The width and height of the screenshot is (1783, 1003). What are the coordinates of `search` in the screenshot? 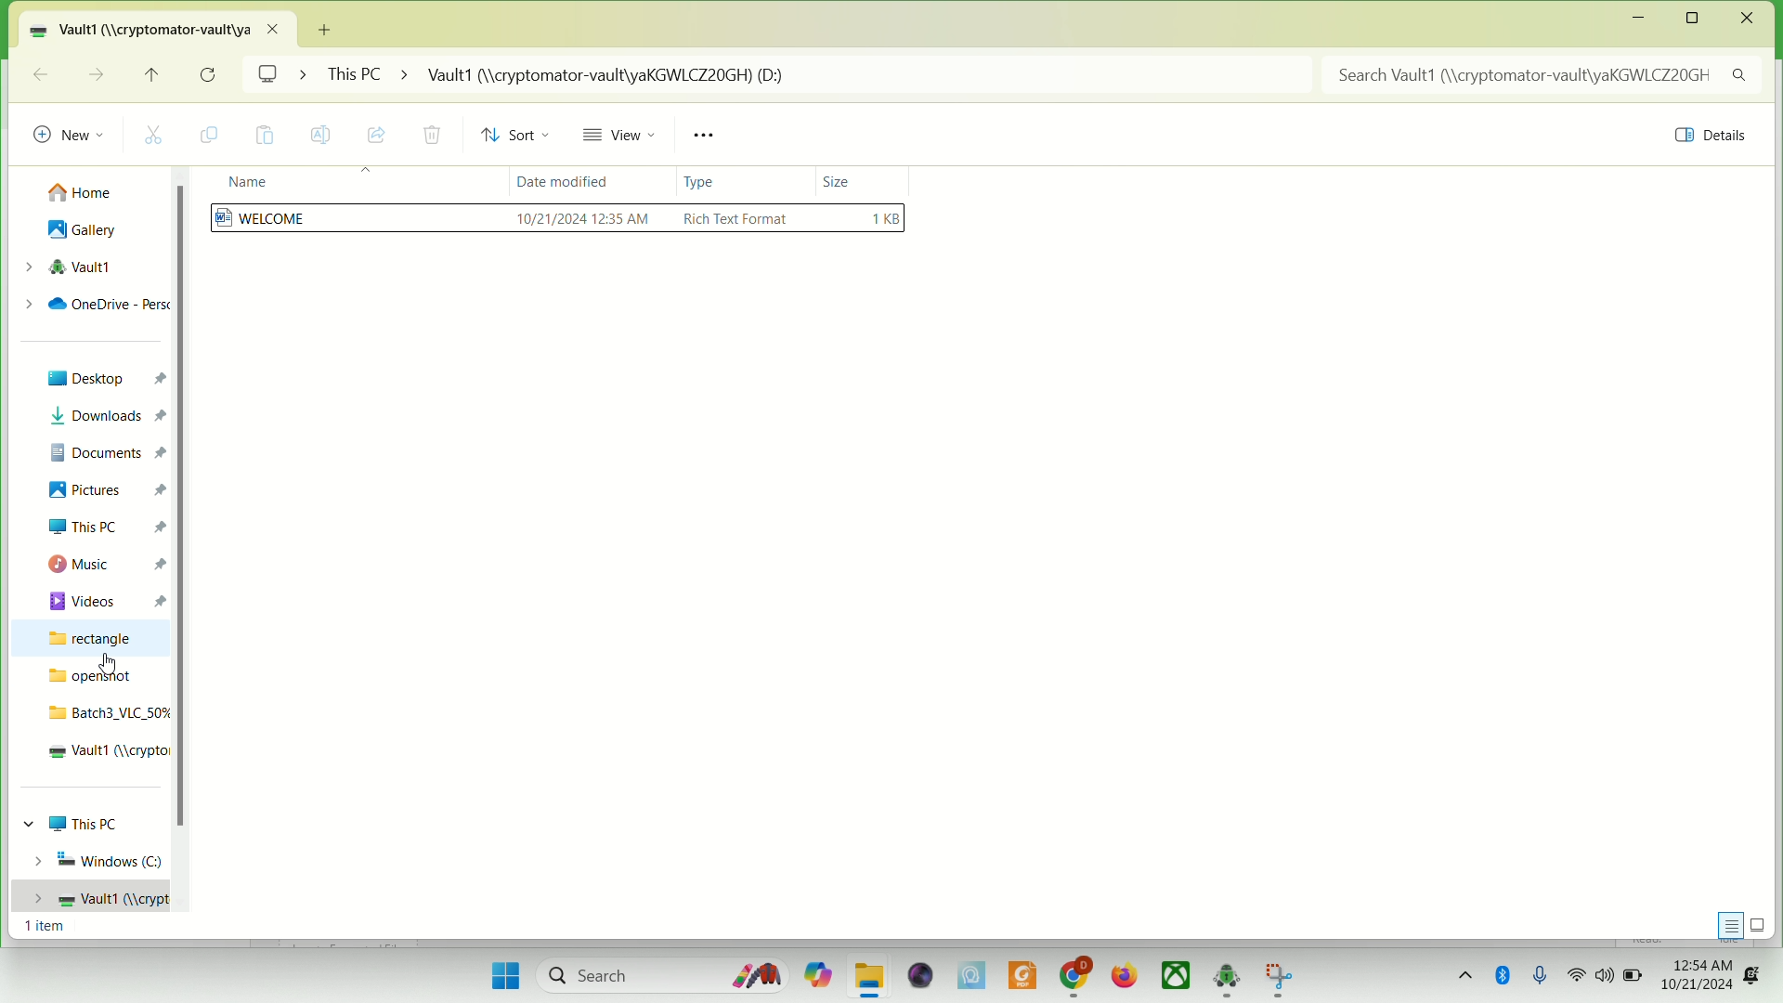 It's located at (664, 976).